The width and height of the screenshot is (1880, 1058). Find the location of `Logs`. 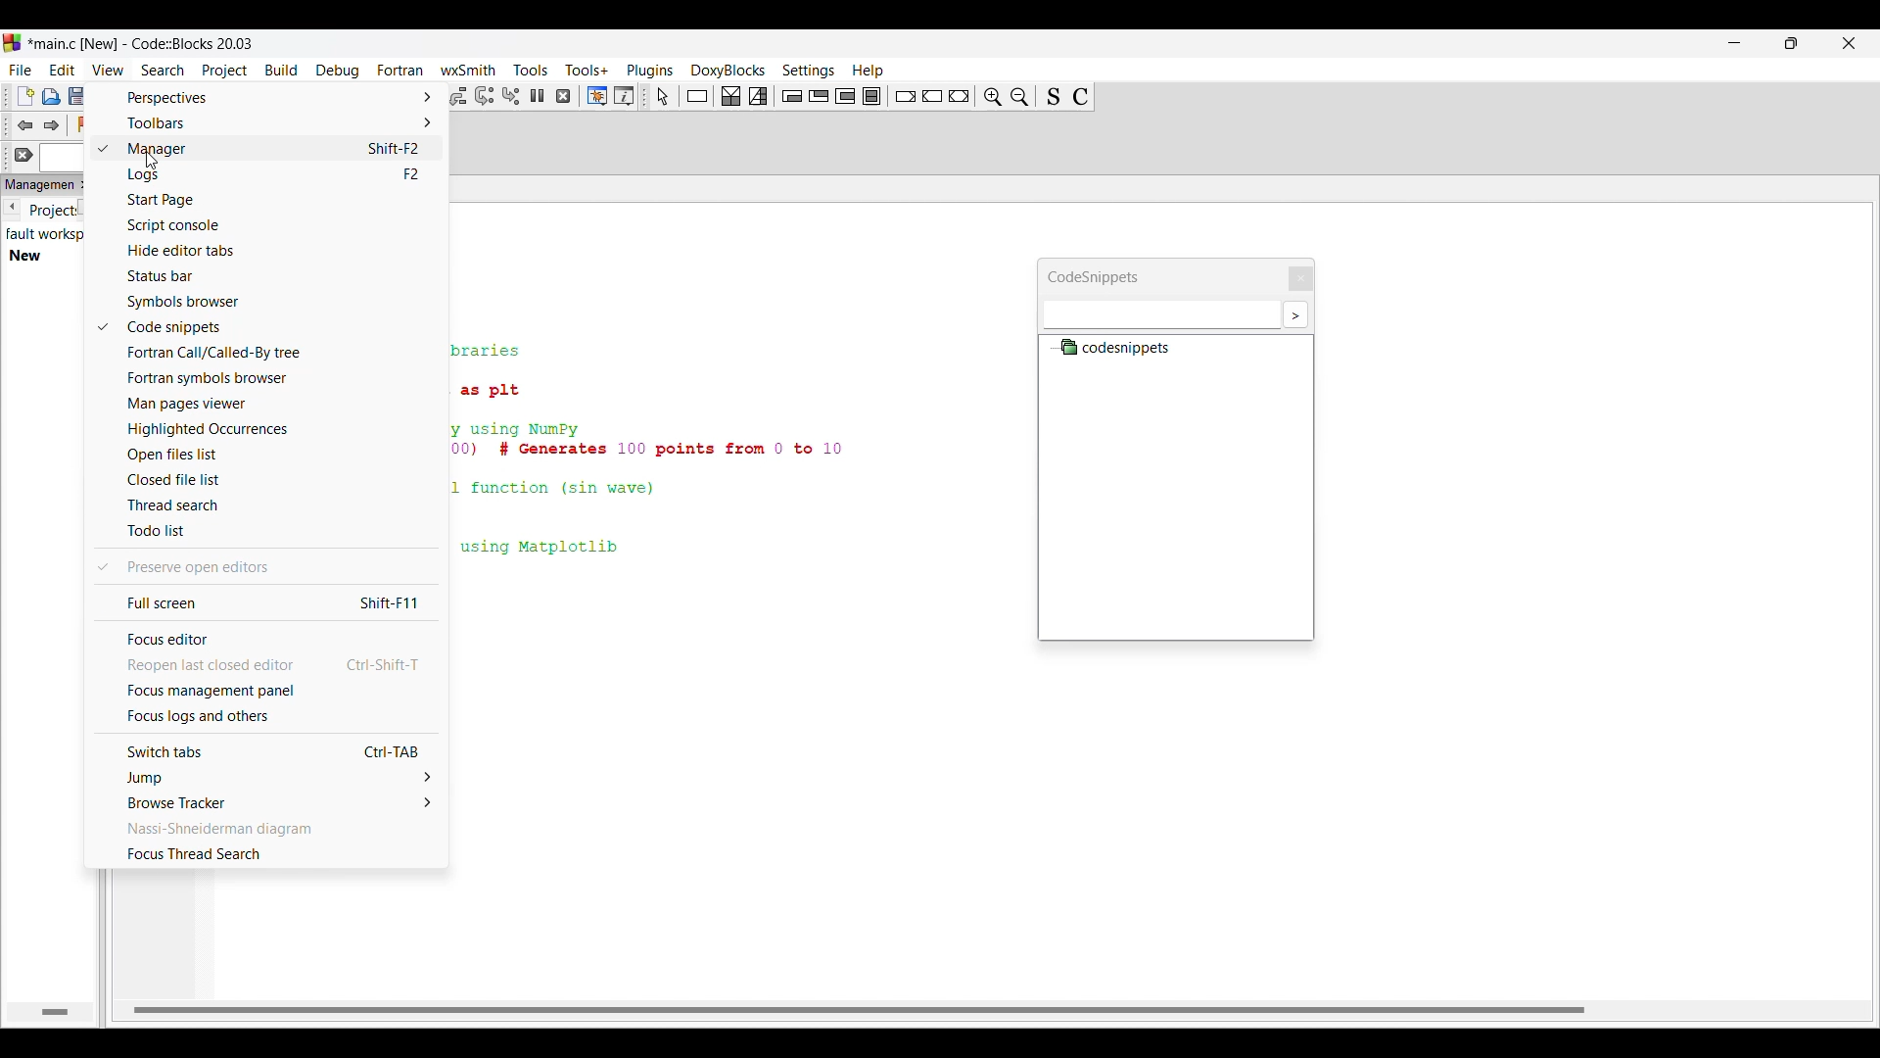

Logs is located at coordinates (280, 175).